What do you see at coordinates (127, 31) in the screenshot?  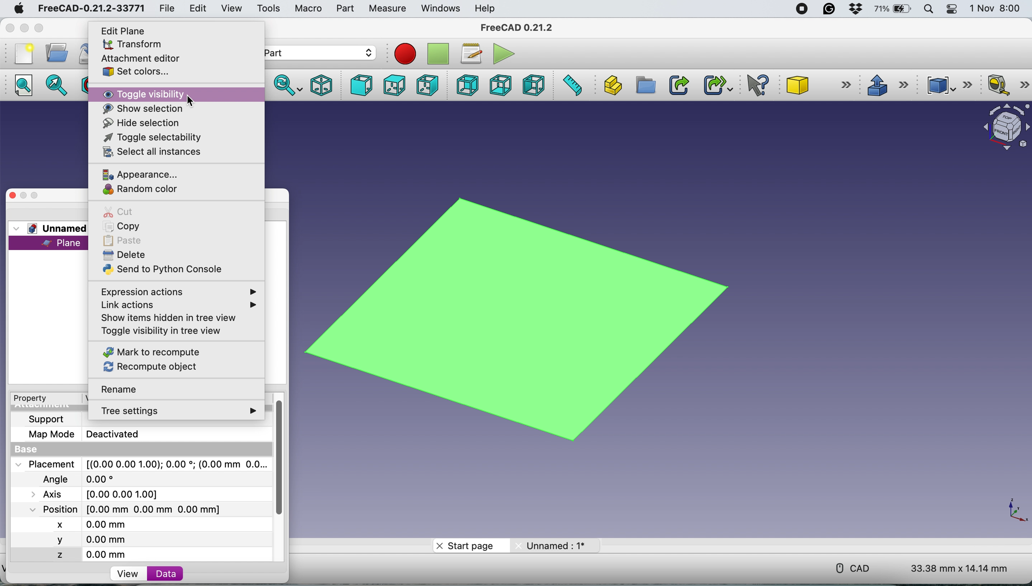 I see `edit plane` at bounding box center [127, 31].